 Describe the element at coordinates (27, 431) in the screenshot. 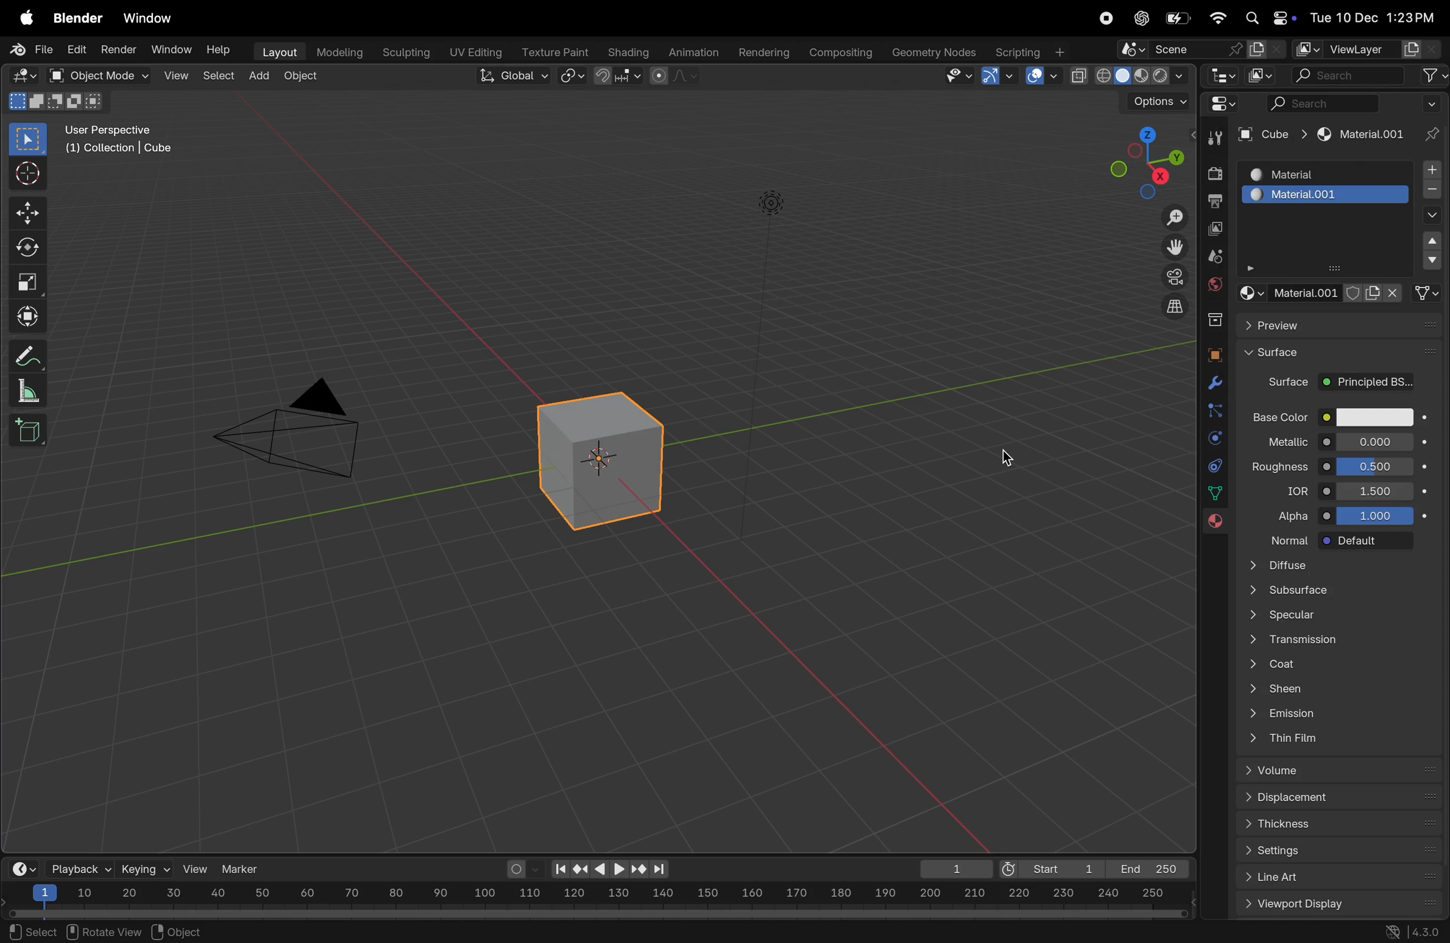

I see `3D cube` at that location.